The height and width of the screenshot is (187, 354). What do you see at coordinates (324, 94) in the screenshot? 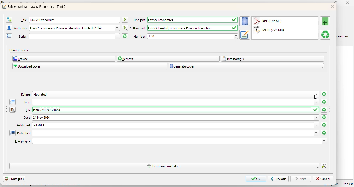
I see `clear ratings` at bounding box center [324, 94].